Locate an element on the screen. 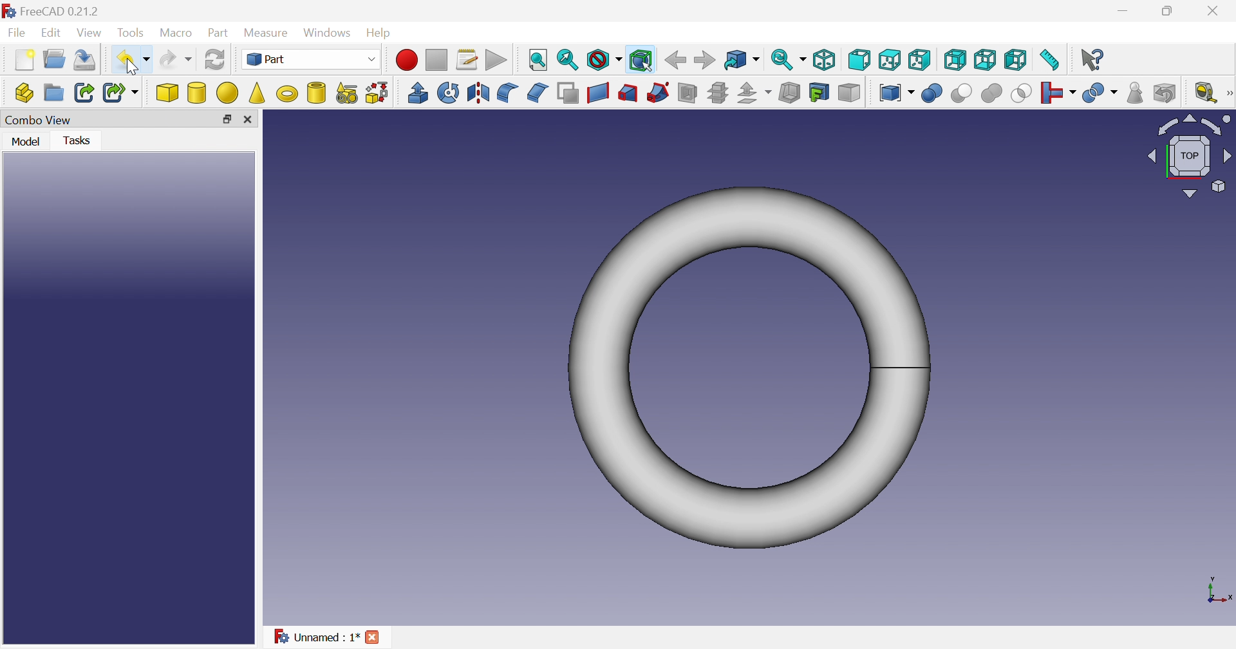  Front is located at coordinates (859, 59).